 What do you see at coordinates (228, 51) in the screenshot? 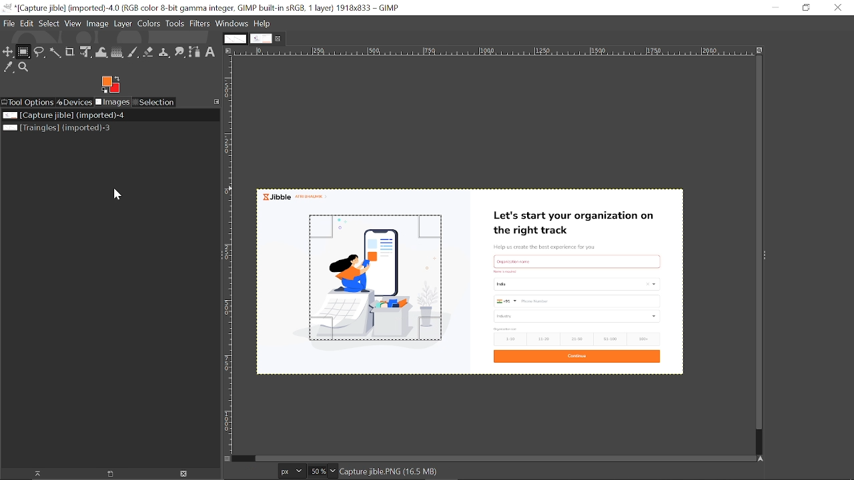
I see `Access this image menu` at bounding box center [228, 51].